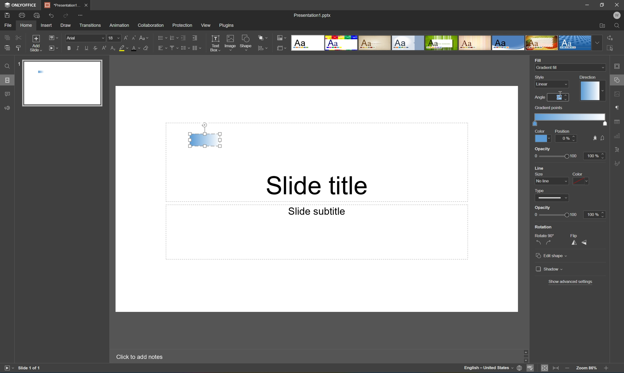  I want to click on Start slideshow, so click(53, 48).